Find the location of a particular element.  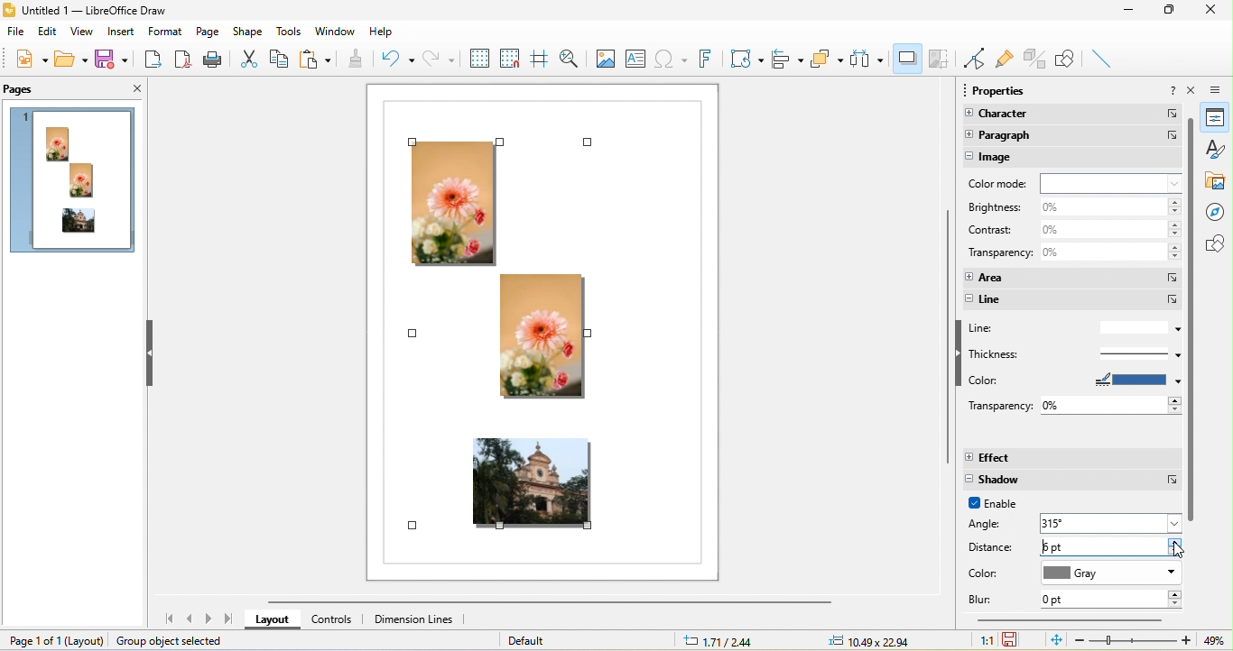

toggle point edit mode is located at coordinates (975, 60).